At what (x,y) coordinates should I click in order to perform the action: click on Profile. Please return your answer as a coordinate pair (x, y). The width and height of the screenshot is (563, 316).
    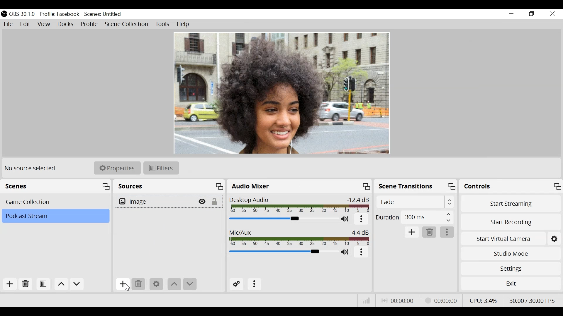
    Looking at the image, I should click on (89, 25).